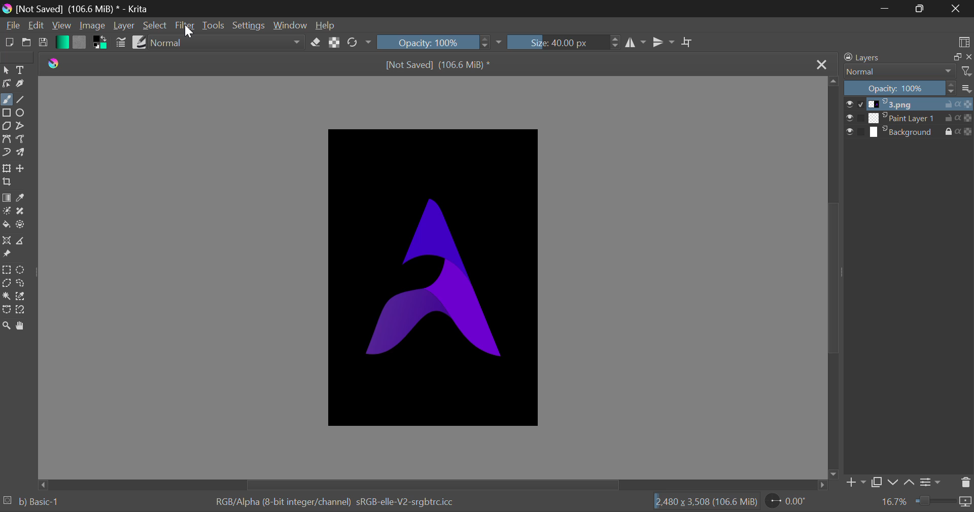  I want to click on Settings, so click(932, 481).